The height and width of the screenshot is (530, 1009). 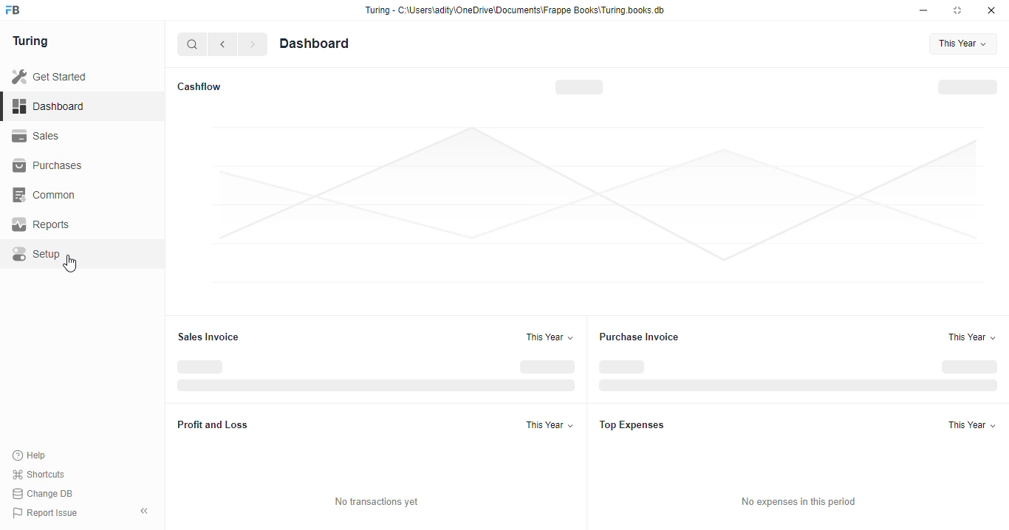 I want to click on Purchases, so click(x=47, y=165).